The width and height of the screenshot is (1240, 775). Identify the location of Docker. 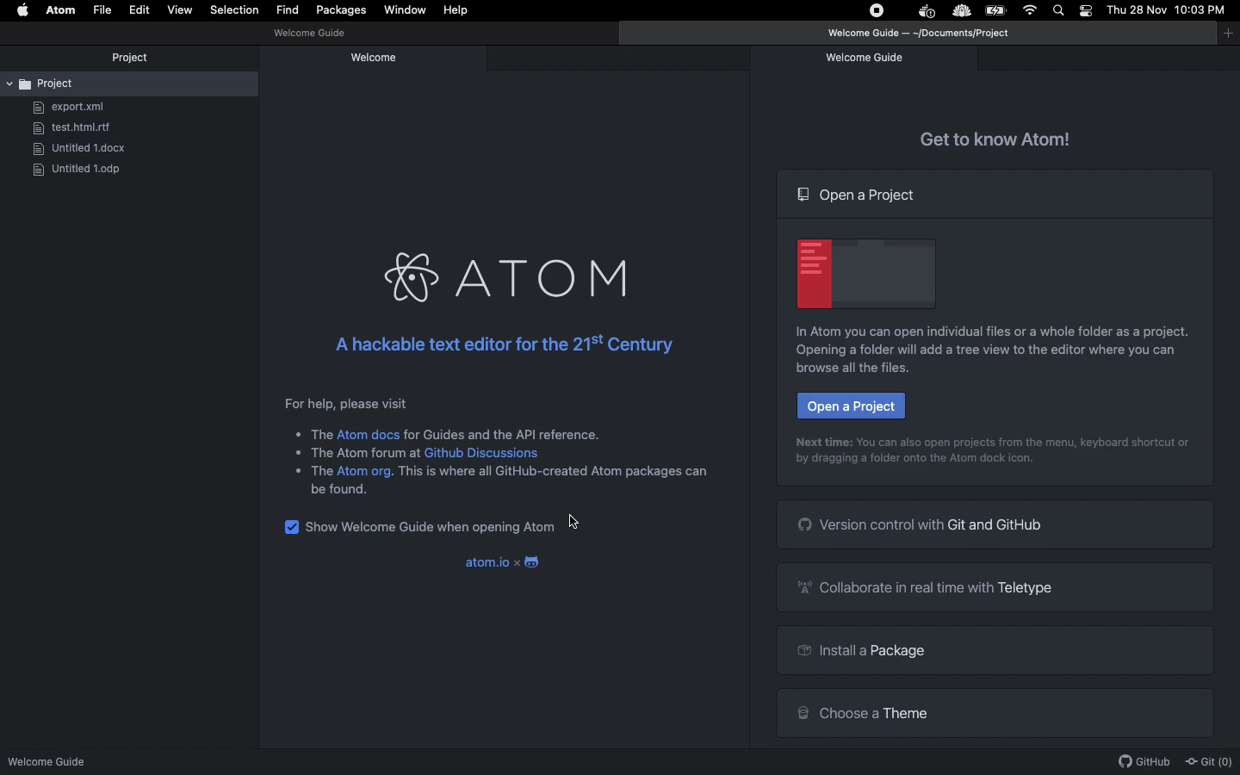
(925, 12).